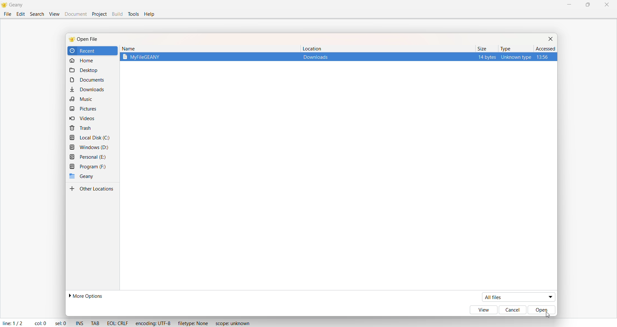 The width and height of the screenshot is (617, 327). What do you see at coordinates (548, 315) in the screenshot?
I see `cursor` at bounding box center [548, 315].